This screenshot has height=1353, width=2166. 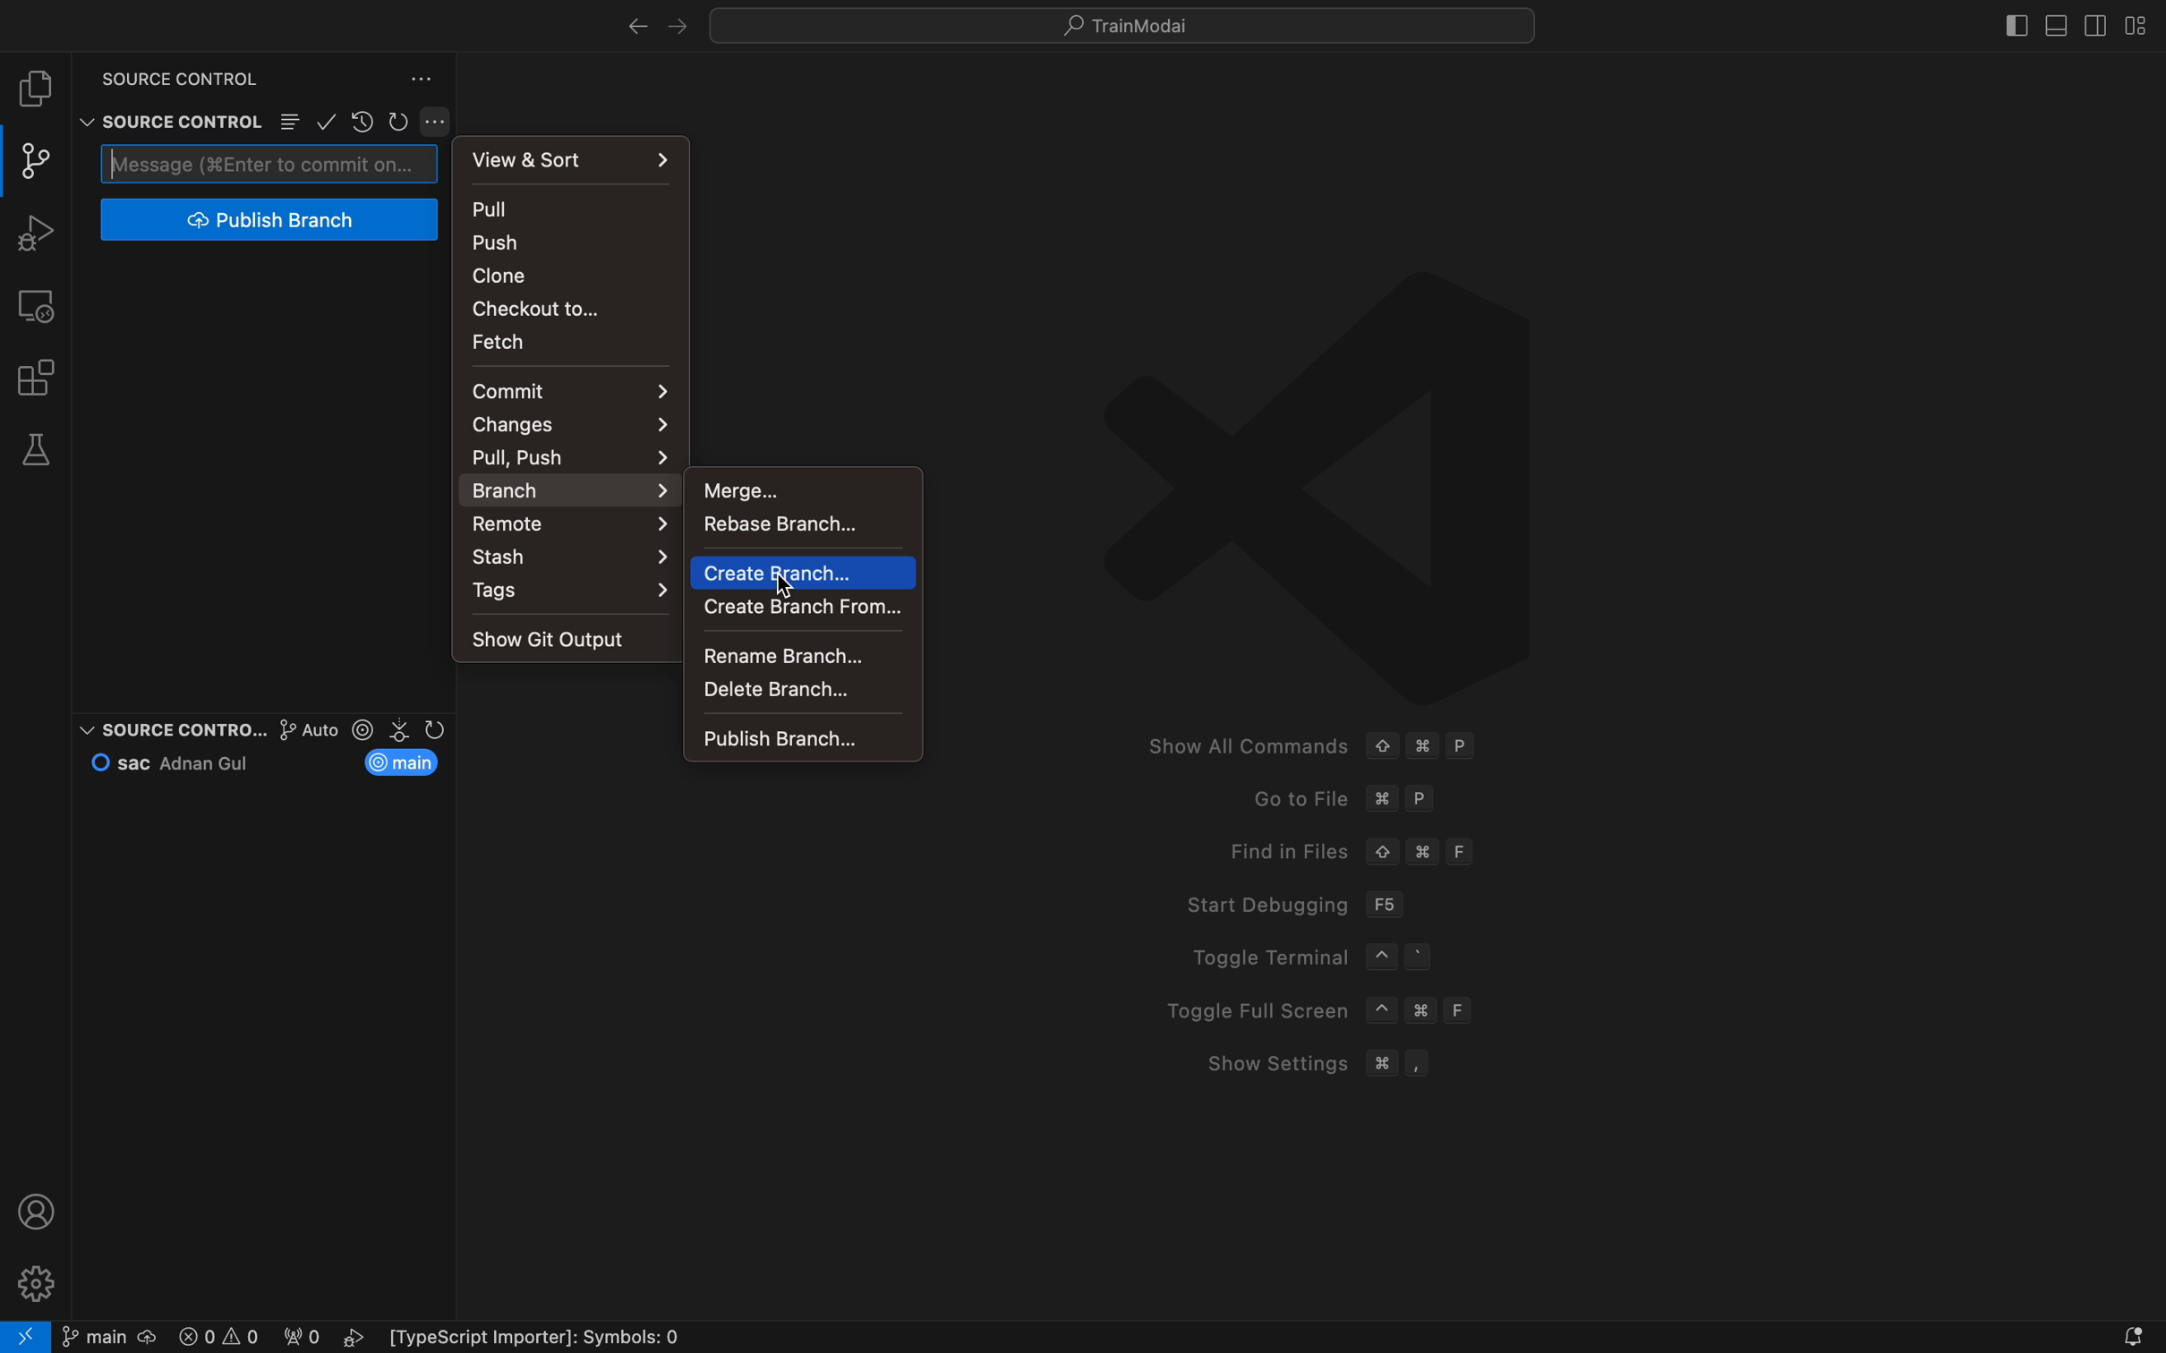 I want to click on pull from server, so click(x=575, y=208).